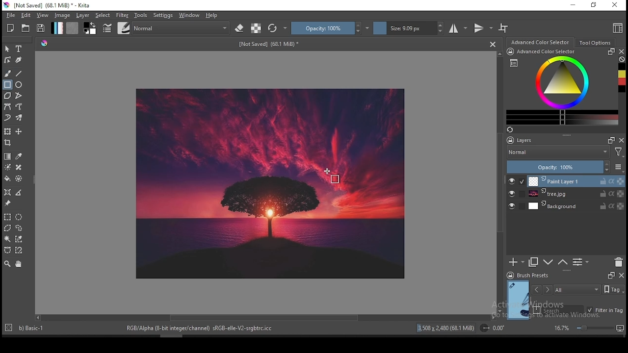 This screenshot has height=353, width=628. What do you see at coordinates (122, 15) in the screenshot?
I see `filter` at bounding box center [122, 15].